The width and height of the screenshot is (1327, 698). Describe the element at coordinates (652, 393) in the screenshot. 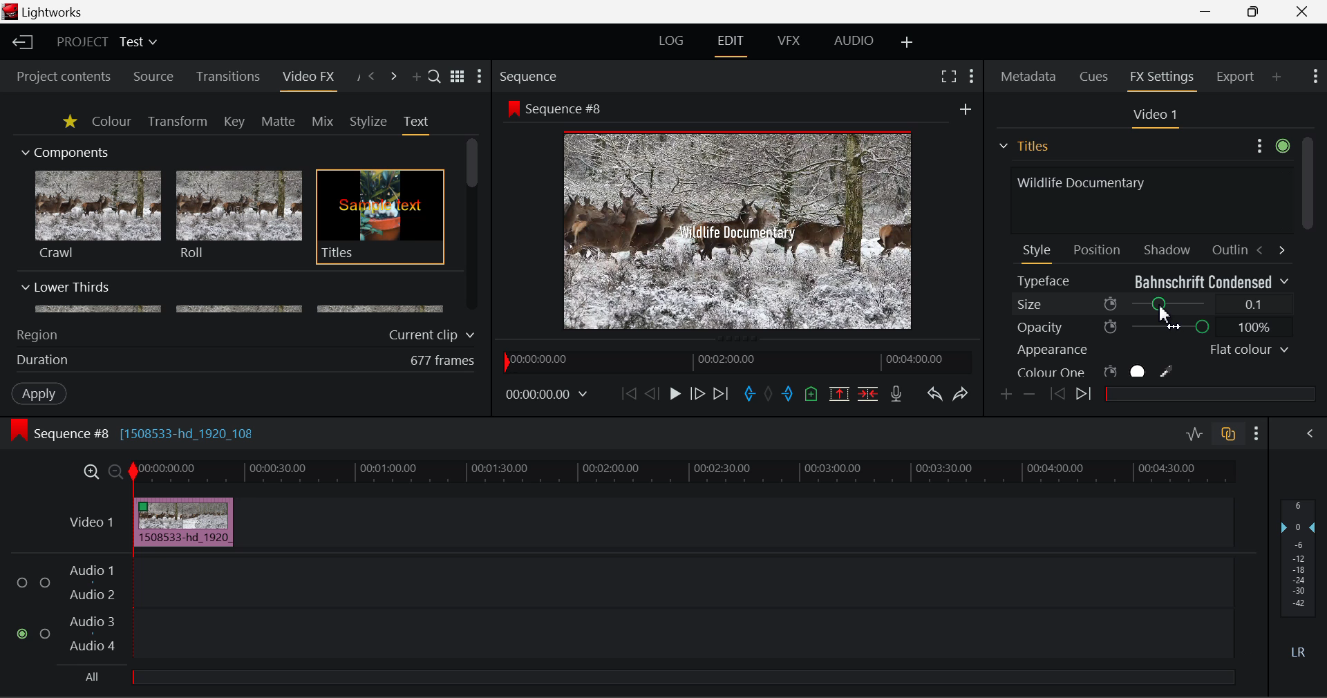

I see `Go Back` at that location.